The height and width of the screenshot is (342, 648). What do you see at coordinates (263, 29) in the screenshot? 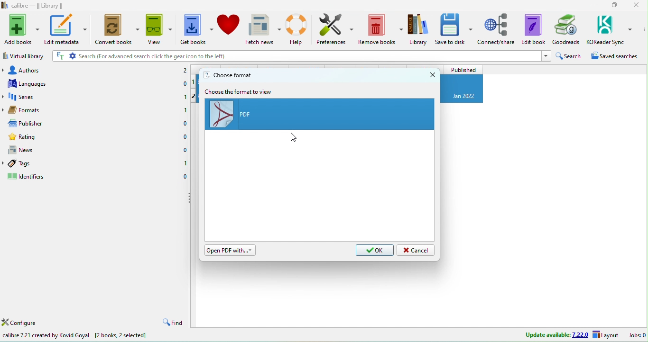
I see `Fetch news` at bounding box center [263, 29].